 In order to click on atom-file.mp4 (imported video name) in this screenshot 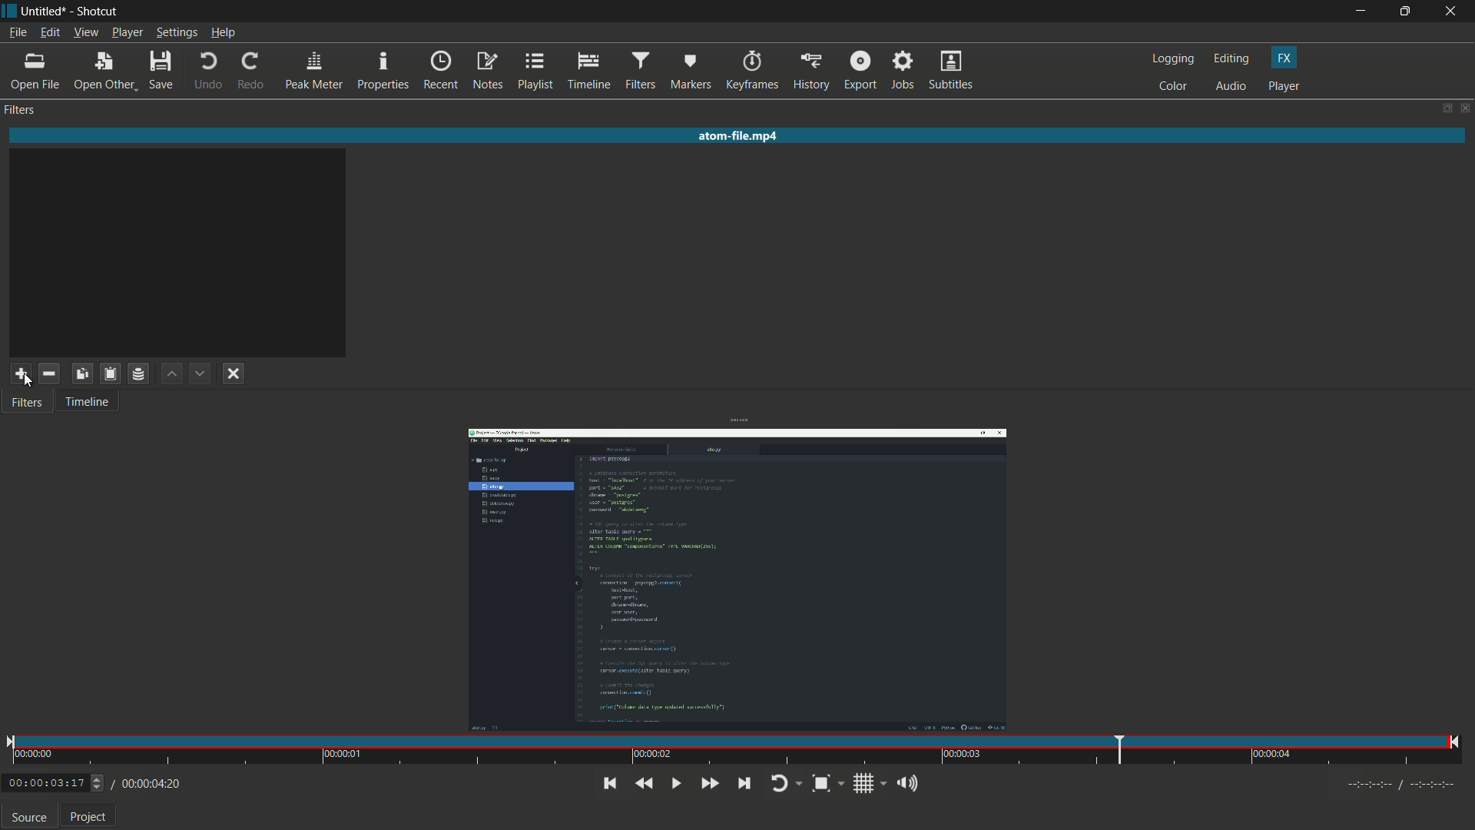, I will do `click(741, 137)`.